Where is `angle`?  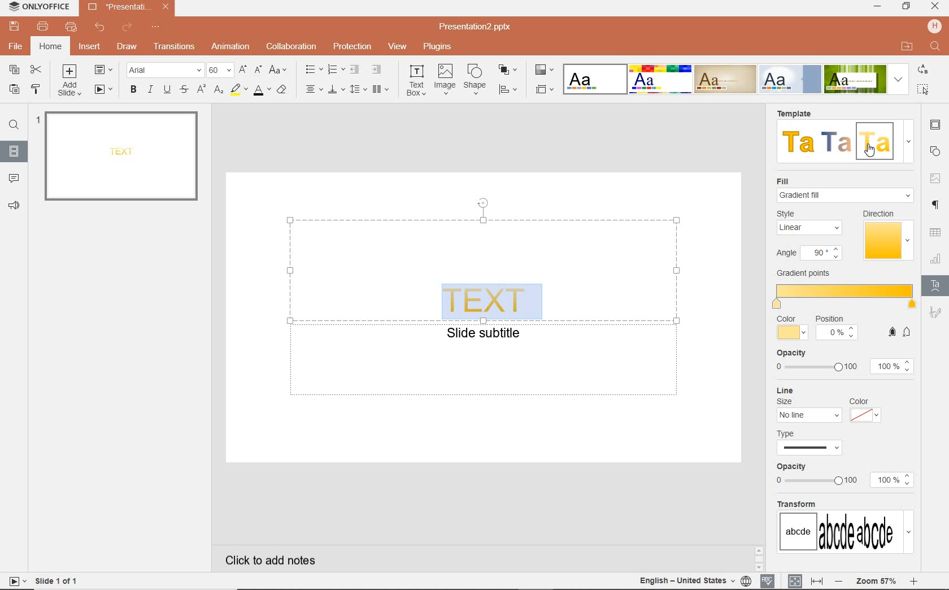 angle is located at coordinates (811, 252).